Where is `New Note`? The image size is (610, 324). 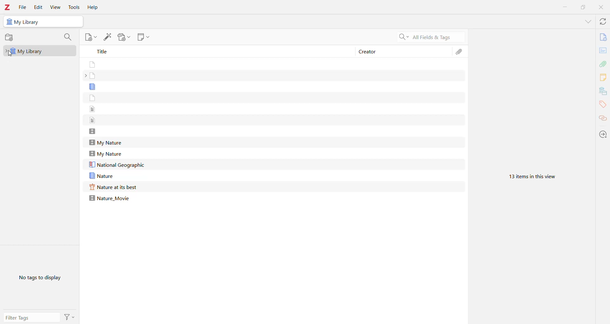
New Note is located at coordinates (144, 38).